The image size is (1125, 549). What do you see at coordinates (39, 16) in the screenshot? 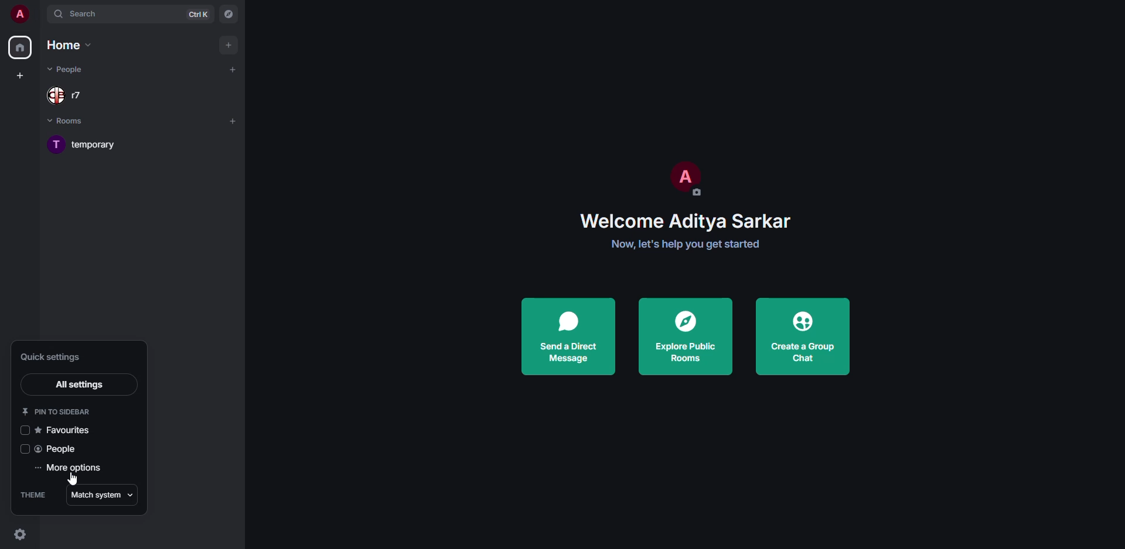
I see `expand` at bounding box center [39, 16].